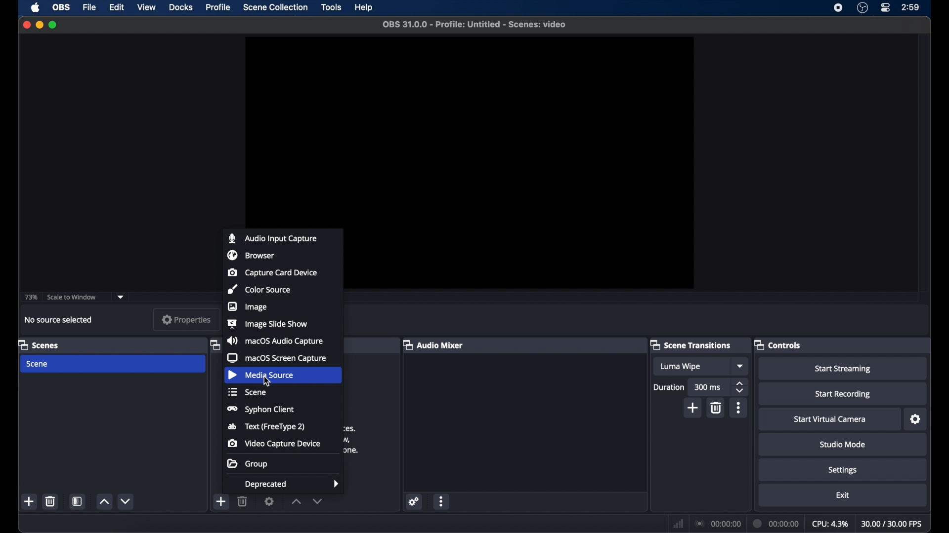 This screenshot has height=533, width=949. What do you see at coordinates (250, 255) in the screenshot?
I see `browser` at bounding box center [250, 255].